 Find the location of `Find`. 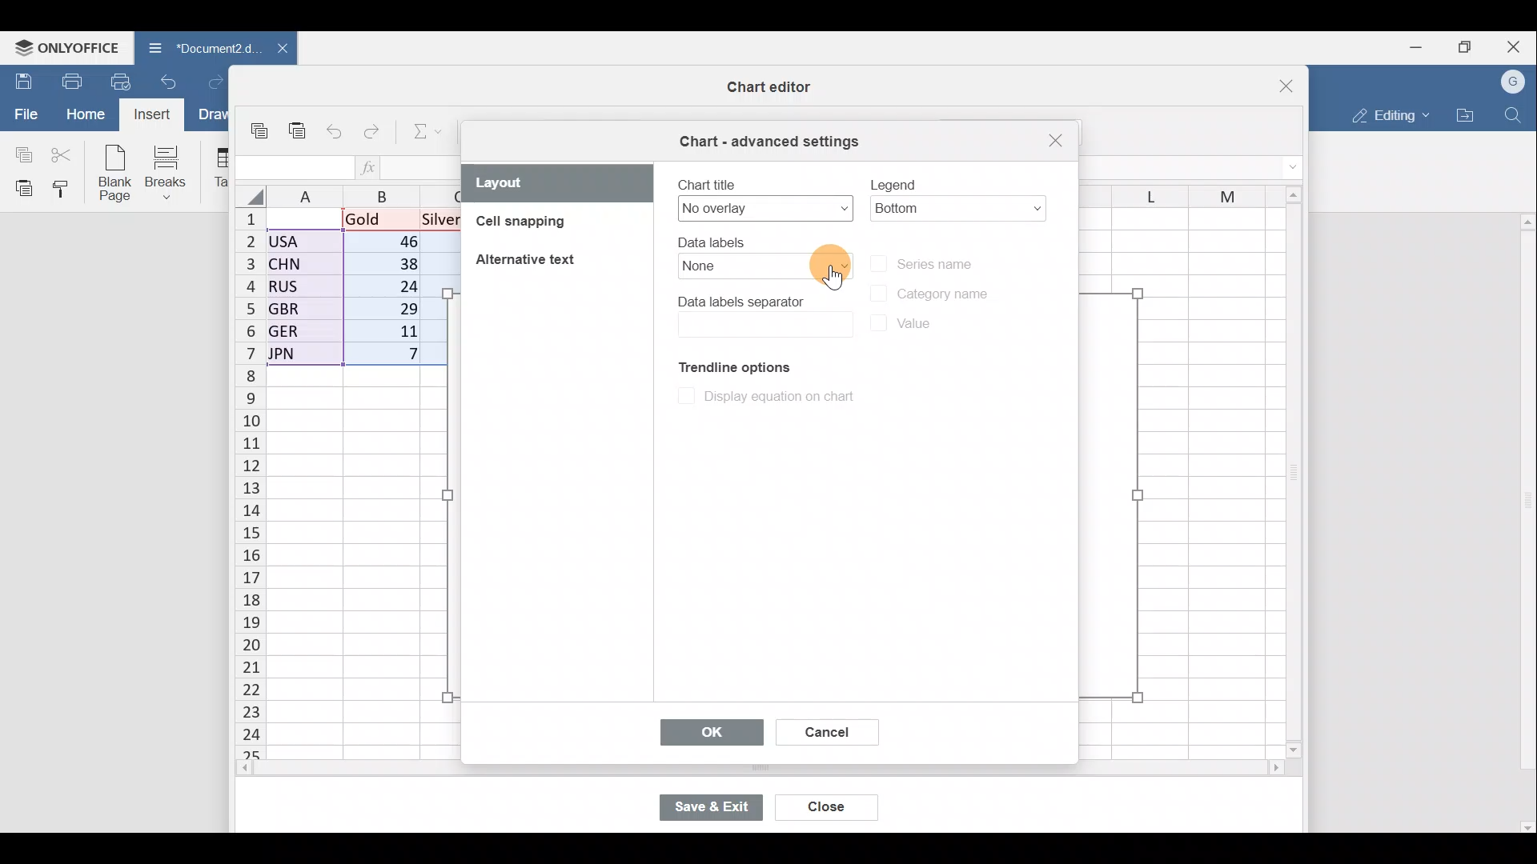

Find is located at coordinates (1516, 112).